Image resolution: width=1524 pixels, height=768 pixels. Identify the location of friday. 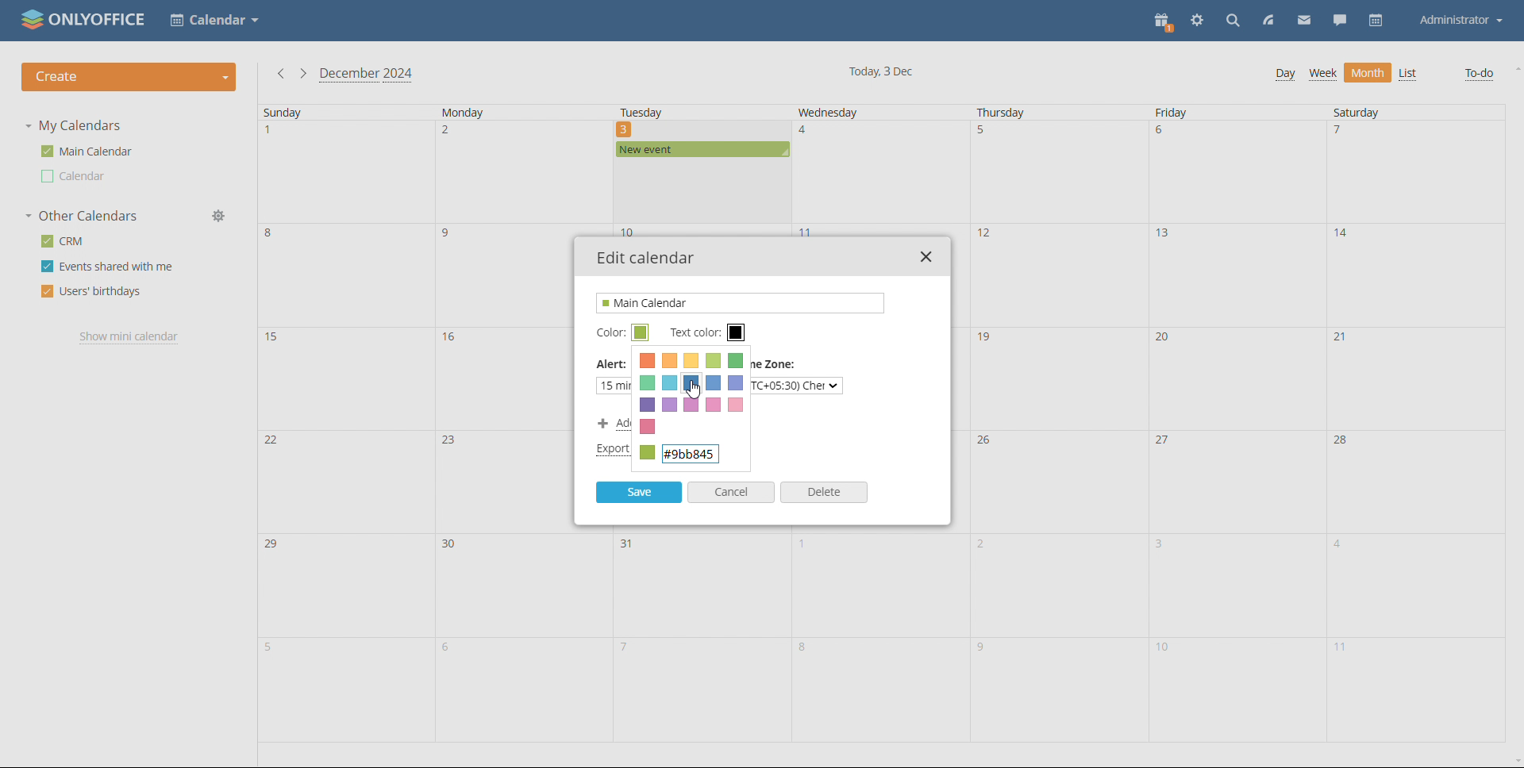
(1195, 113).